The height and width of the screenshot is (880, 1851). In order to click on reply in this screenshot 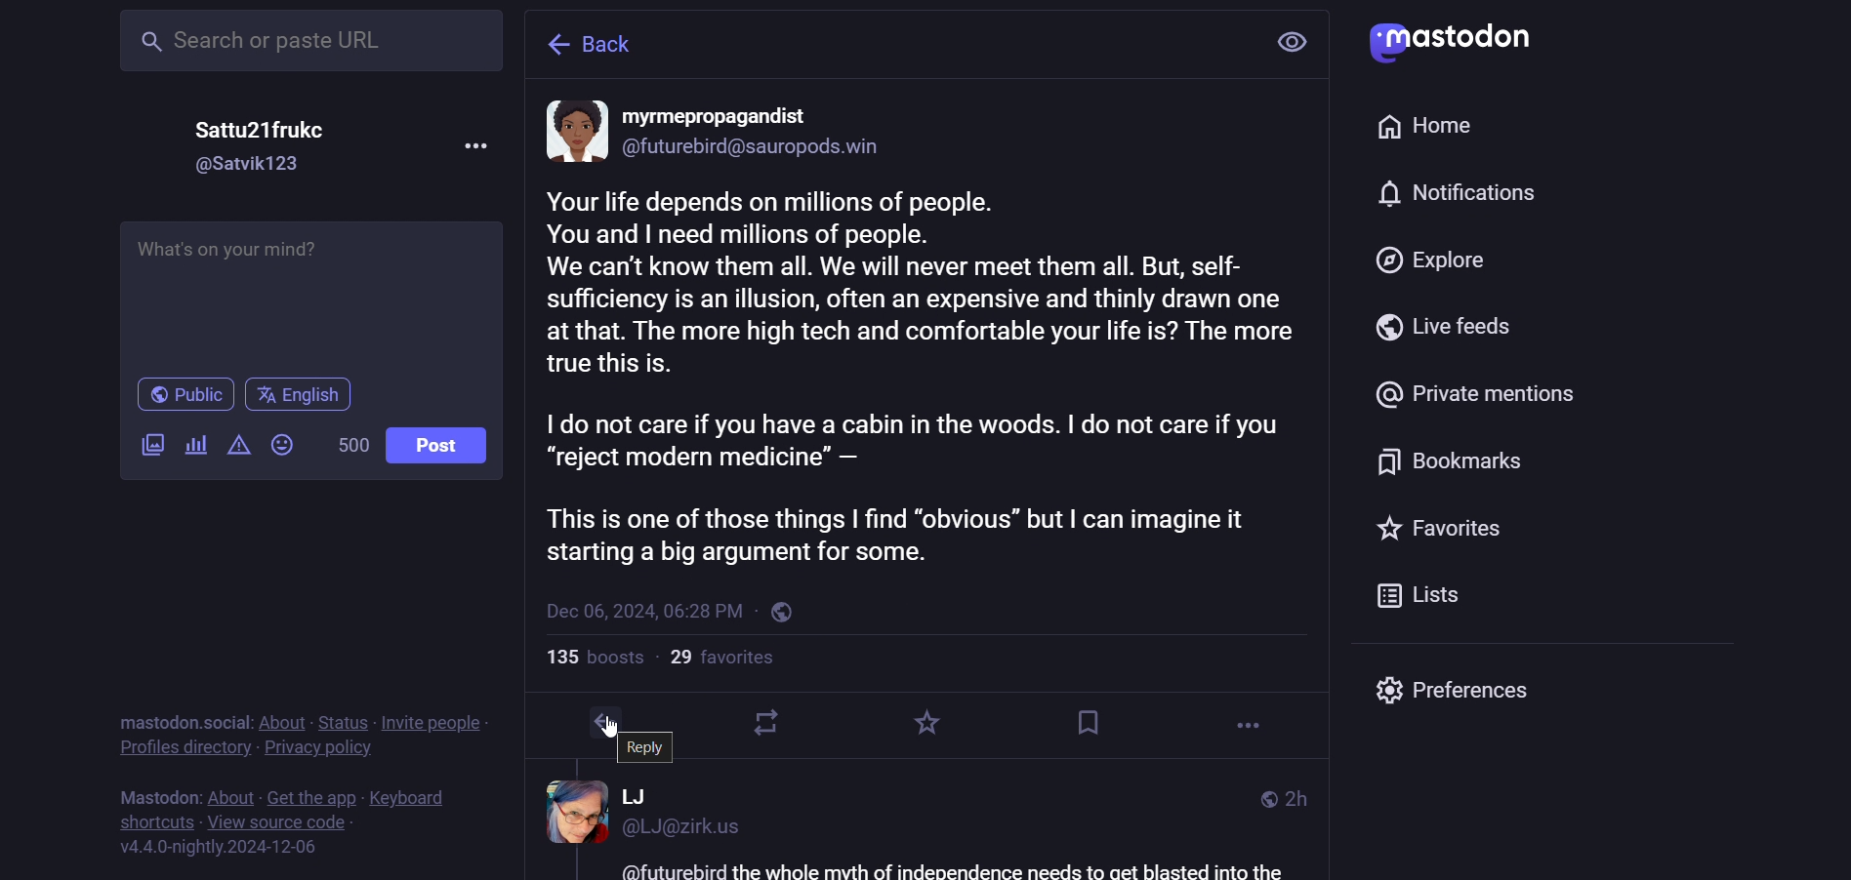, I will do `click(647, 749)`.